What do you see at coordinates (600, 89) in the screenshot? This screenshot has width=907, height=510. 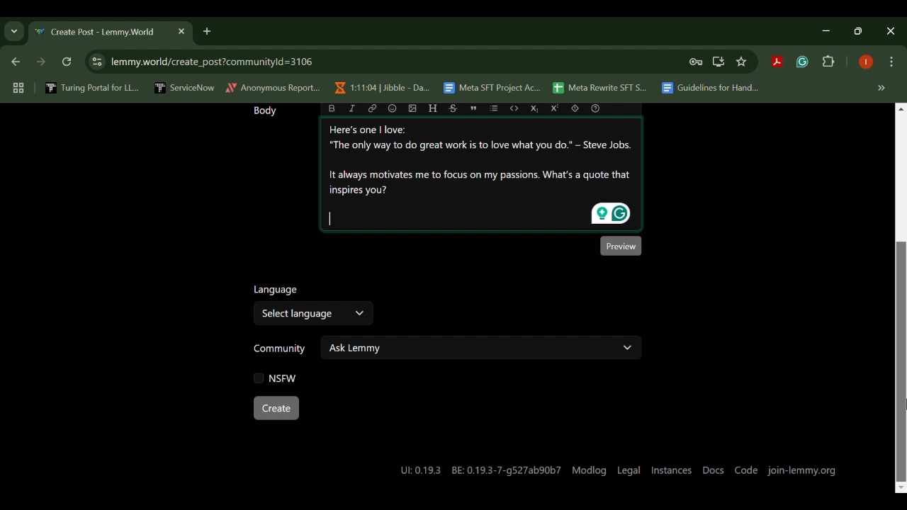 I see `Meta Rewrite SFT S...` at bounding box center [600, 89].